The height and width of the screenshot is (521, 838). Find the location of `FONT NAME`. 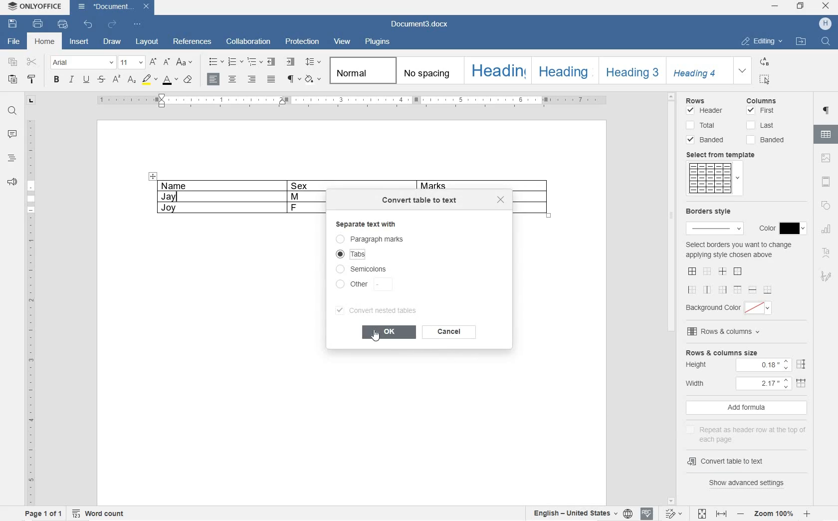

FONT NAME is located at coordinates (82, 63).